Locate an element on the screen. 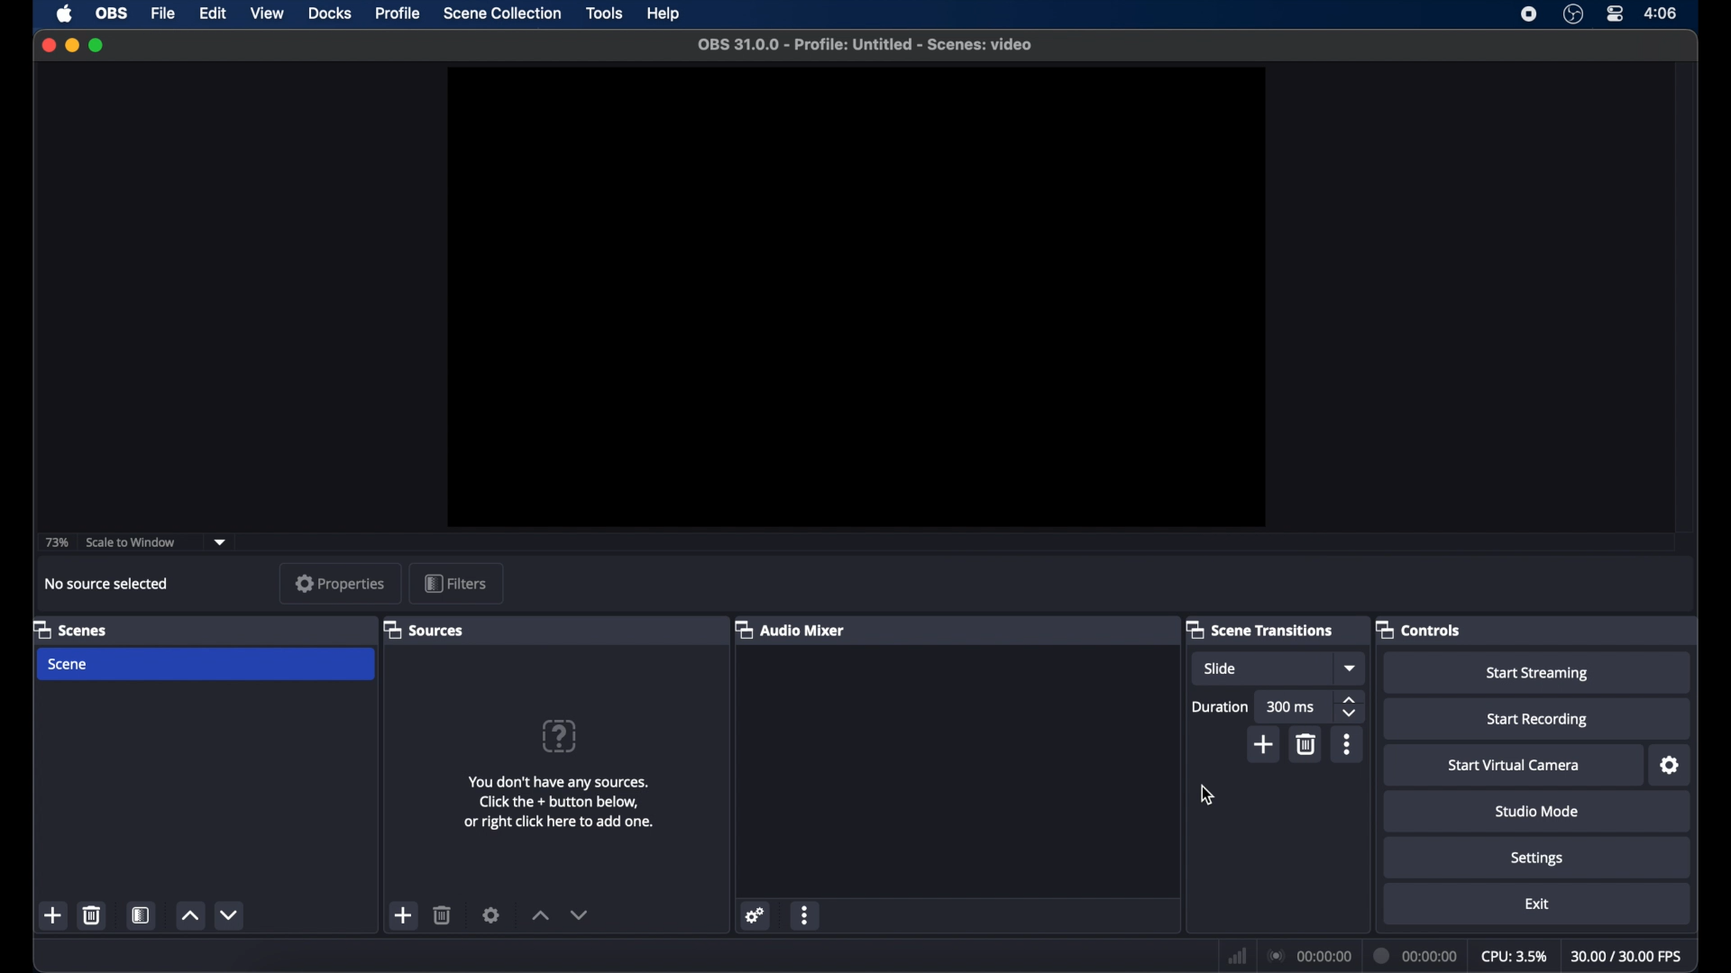 Image resolution: width=1731 pixels, height=973 pixels. exit is located at coordinates (1537, 904).